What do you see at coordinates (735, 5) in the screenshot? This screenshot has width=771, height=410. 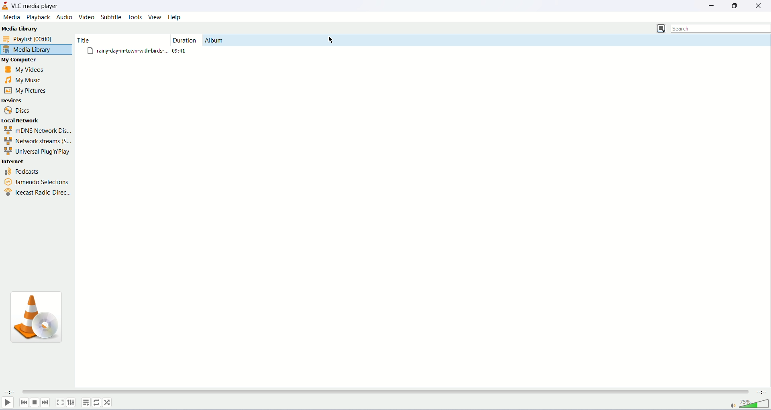 I see `maximize` at bounding box center [735, 5].